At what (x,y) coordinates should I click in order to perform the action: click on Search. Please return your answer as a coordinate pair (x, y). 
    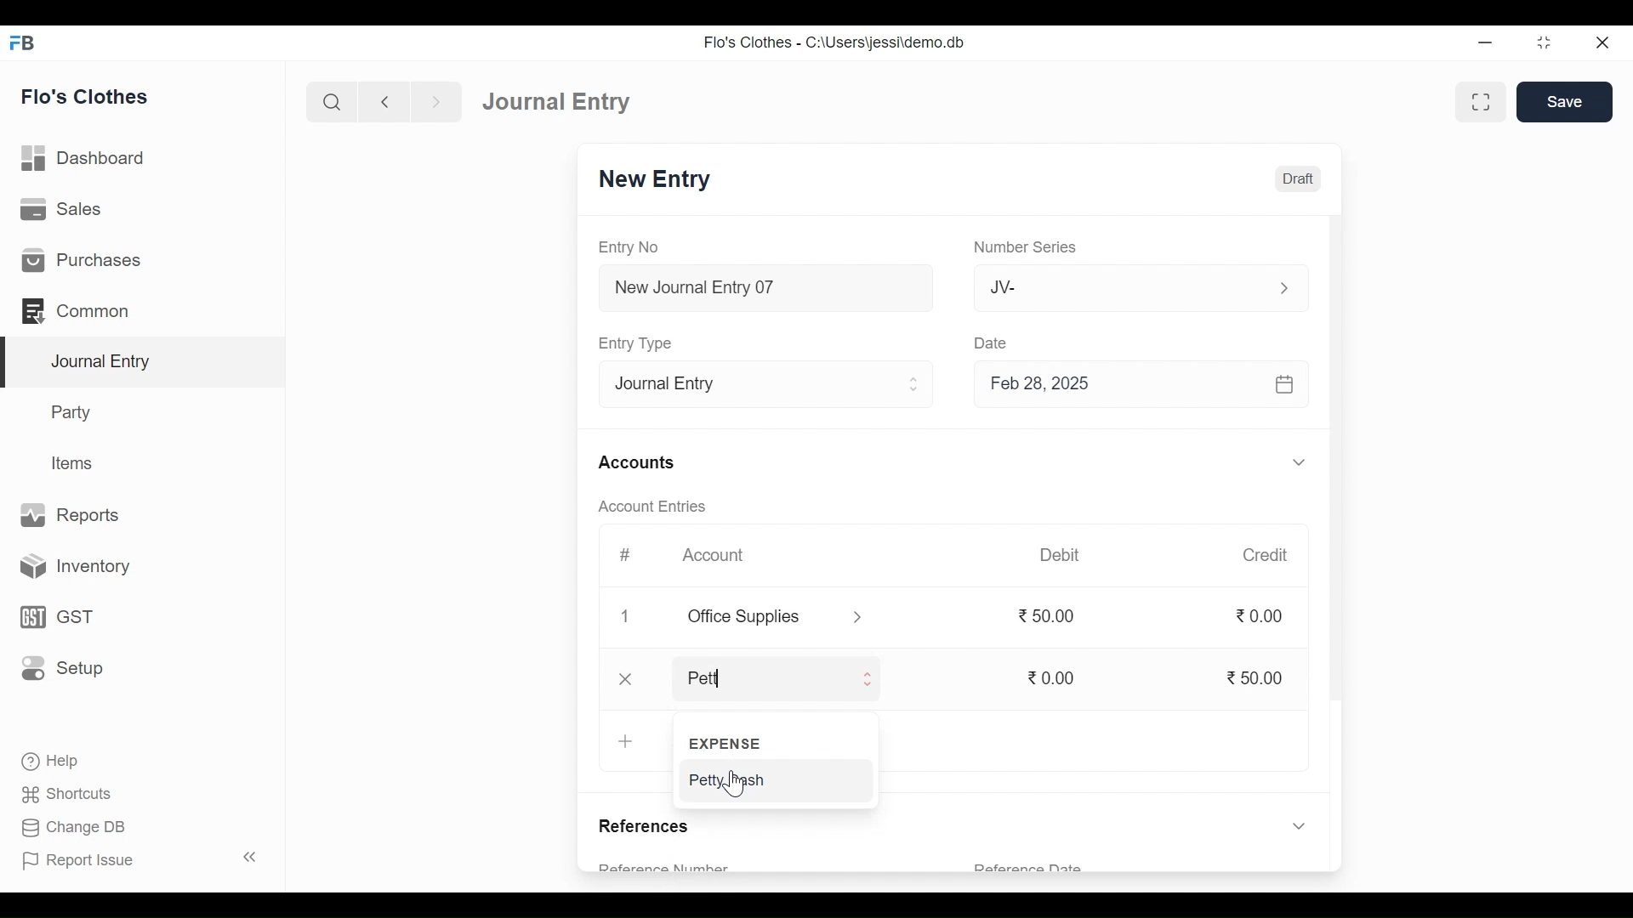
    Looking at the image, I should click on (332, 103).